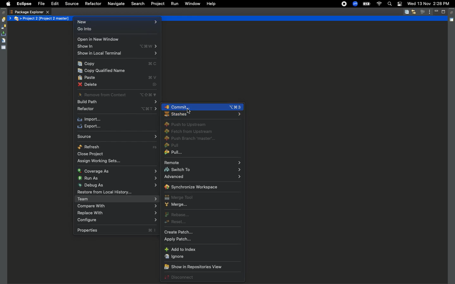  Describe the element at coordinates (116, 213) in the screenshot. I see `Compare with` at that location.